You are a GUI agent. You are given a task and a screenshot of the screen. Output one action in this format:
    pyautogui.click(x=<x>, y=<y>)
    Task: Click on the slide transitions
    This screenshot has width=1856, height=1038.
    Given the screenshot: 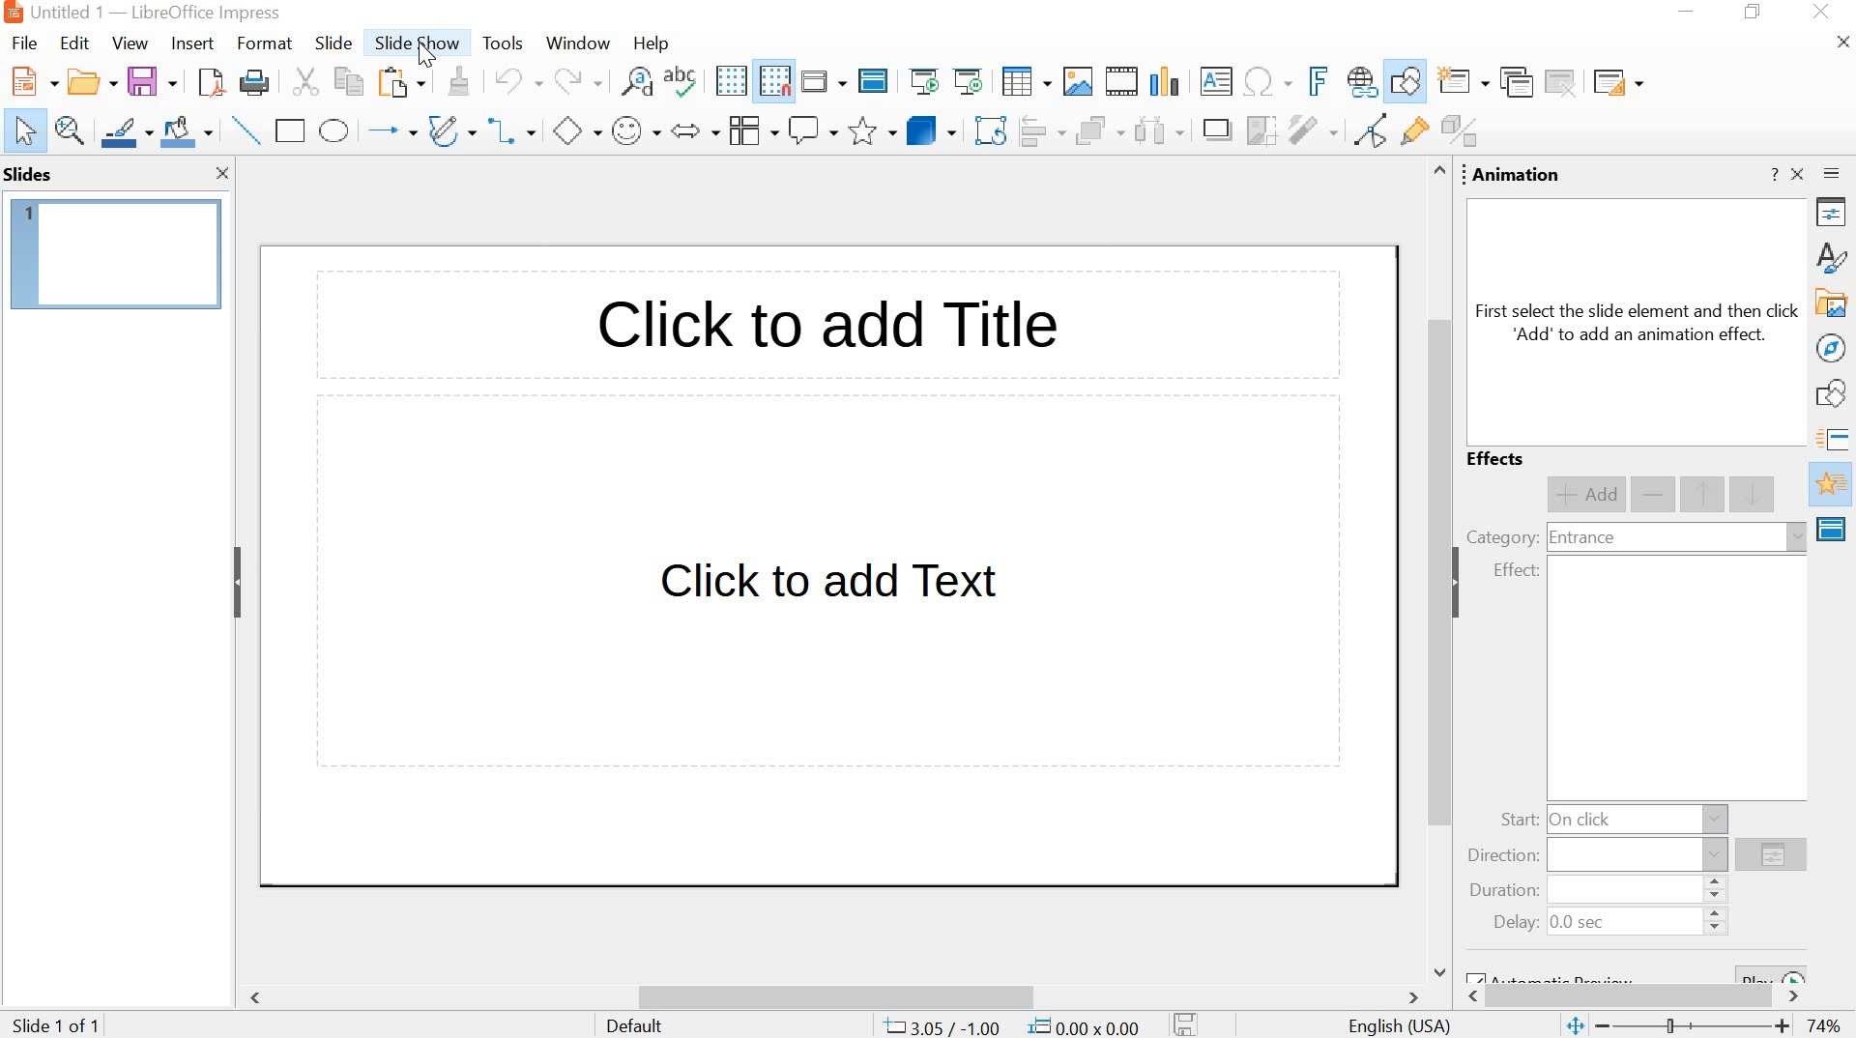 What is the action you would take?
    pyautogui.click(x=1835, y=440)
    